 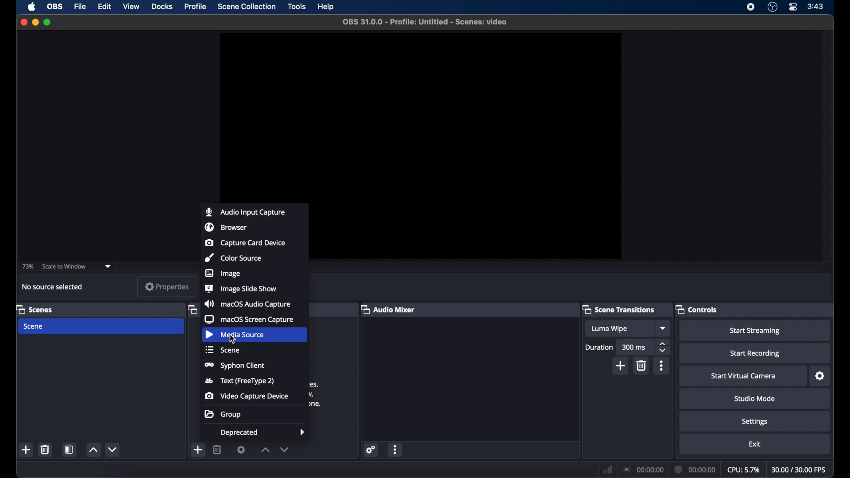 What do you see at coordinates (696, 309) in the screenshot?
I see `controls` at bounding box center [696, 309].